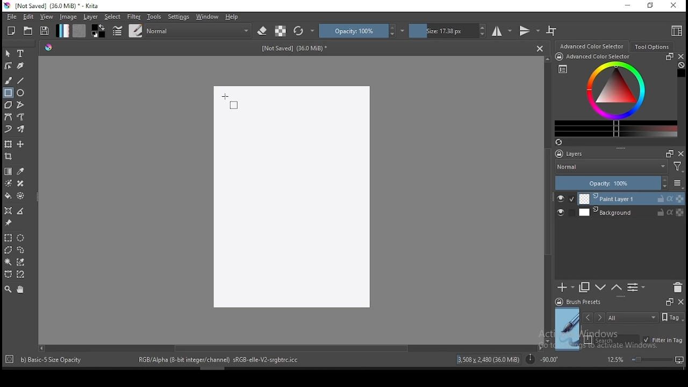  What do you see at coordinates (290, 347) in the screenshot?
I see `scroll bar` at bounding box center [290, 347].